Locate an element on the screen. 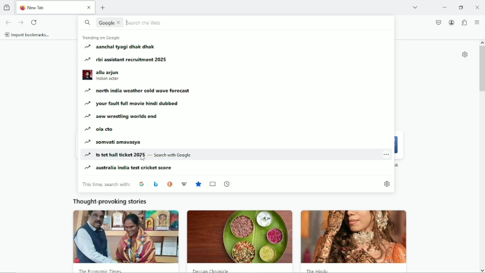 The image size is (485, 273). google is located at coordinates (141, 183).